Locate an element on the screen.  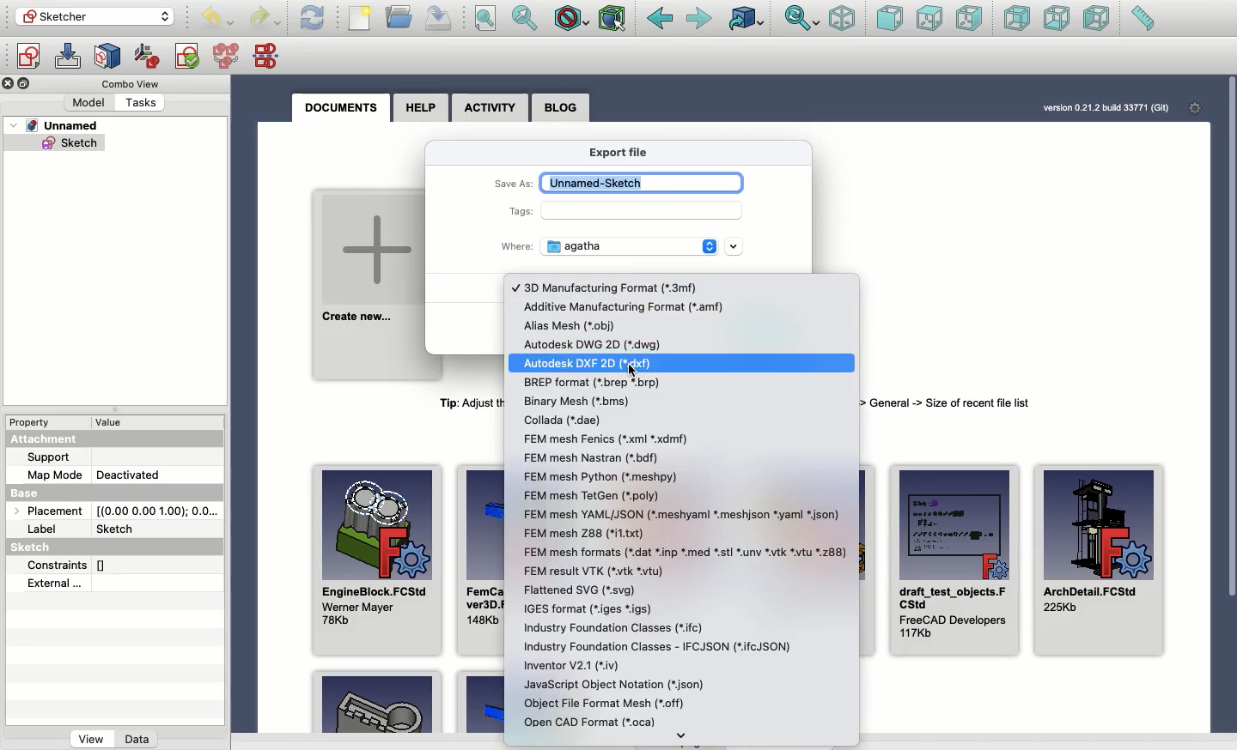
Property is located at coordinates (34, 420).